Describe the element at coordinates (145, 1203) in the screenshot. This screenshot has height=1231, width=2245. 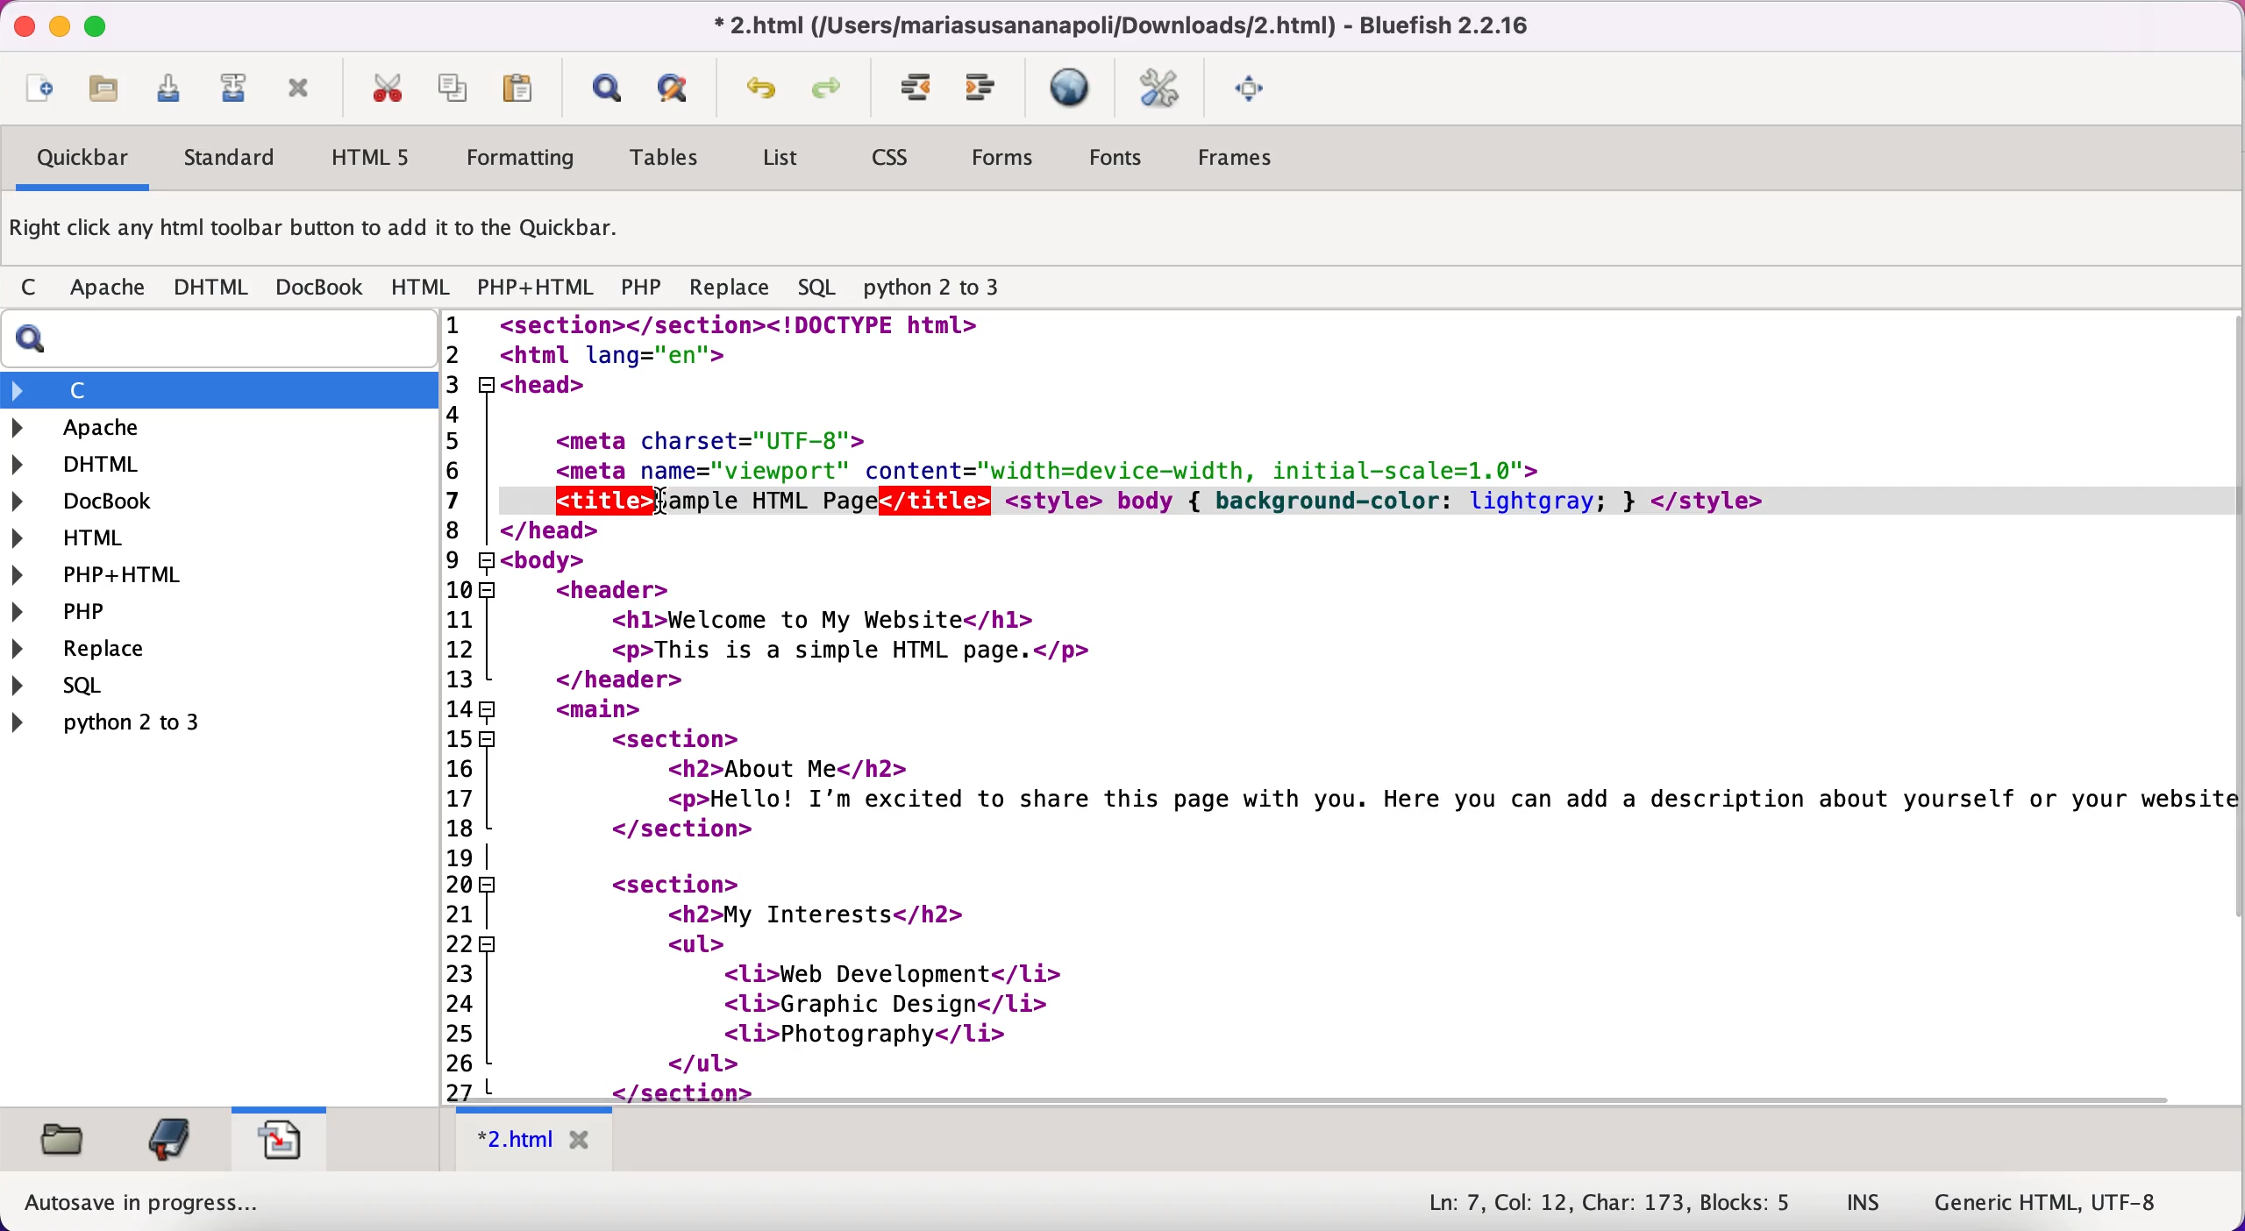
I see `autosave in progress...` at that location.